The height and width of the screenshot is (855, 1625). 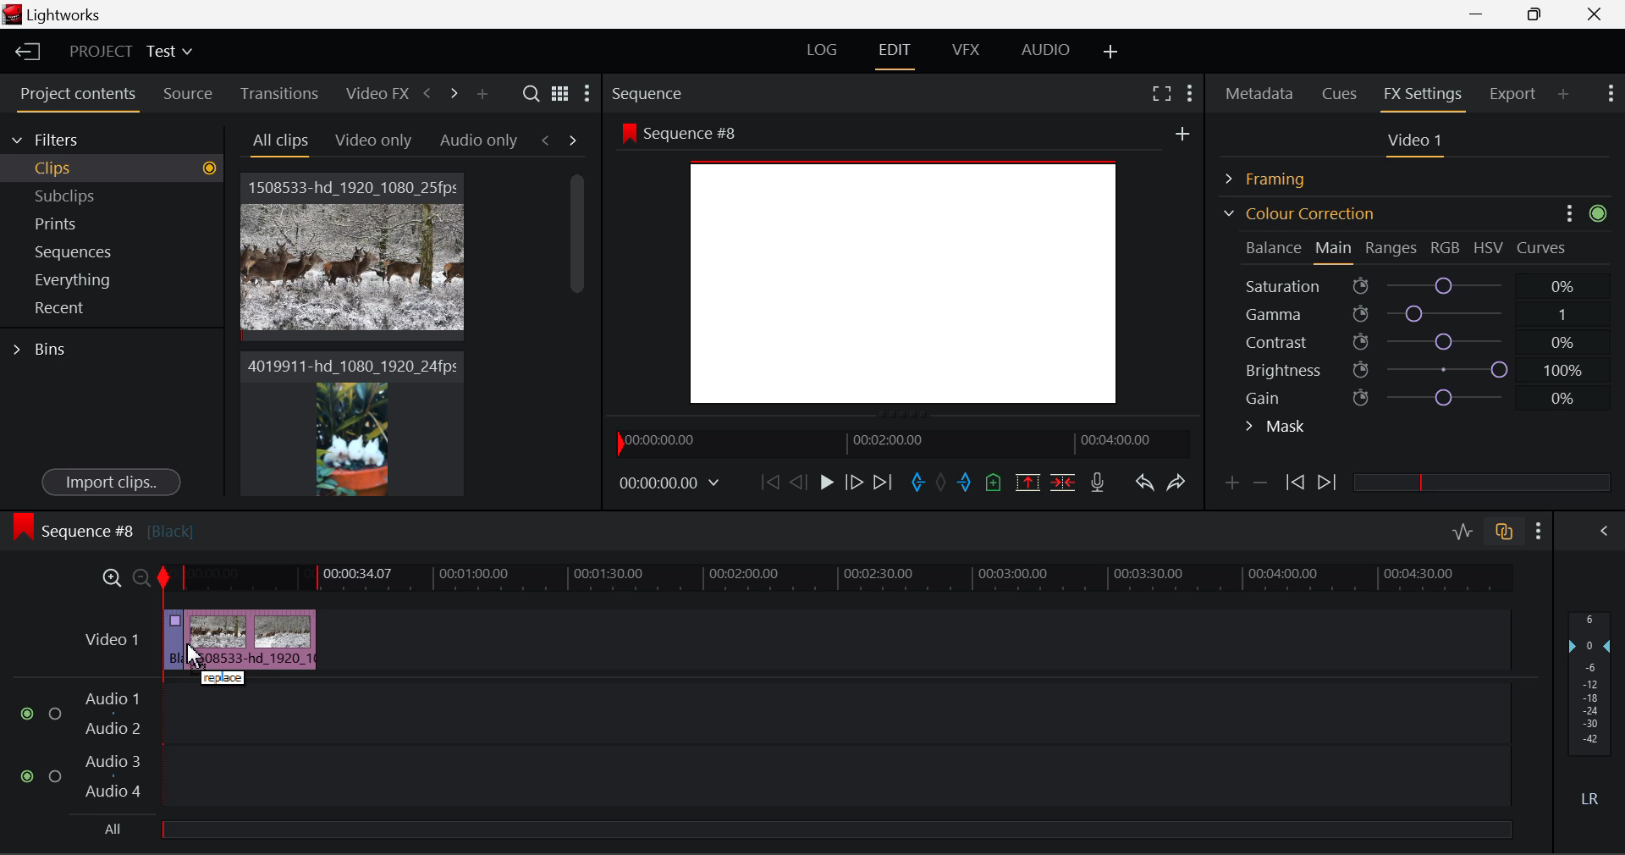 I want to click on Subclips, so click(x=81, y=196).